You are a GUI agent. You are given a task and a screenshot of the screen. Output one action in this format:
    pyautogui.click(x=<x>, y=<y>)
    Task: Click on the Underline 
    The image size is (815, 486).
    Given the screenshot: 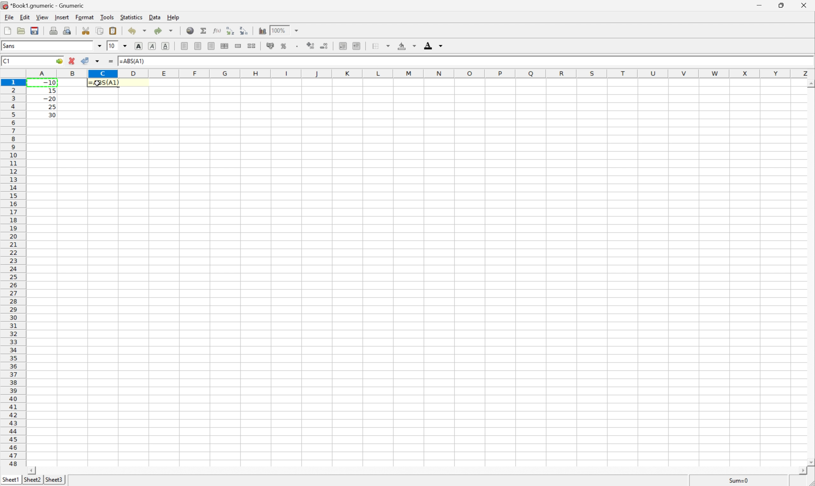 What is the action you would take?
    pyautogui.click(x=151, y=46)
    